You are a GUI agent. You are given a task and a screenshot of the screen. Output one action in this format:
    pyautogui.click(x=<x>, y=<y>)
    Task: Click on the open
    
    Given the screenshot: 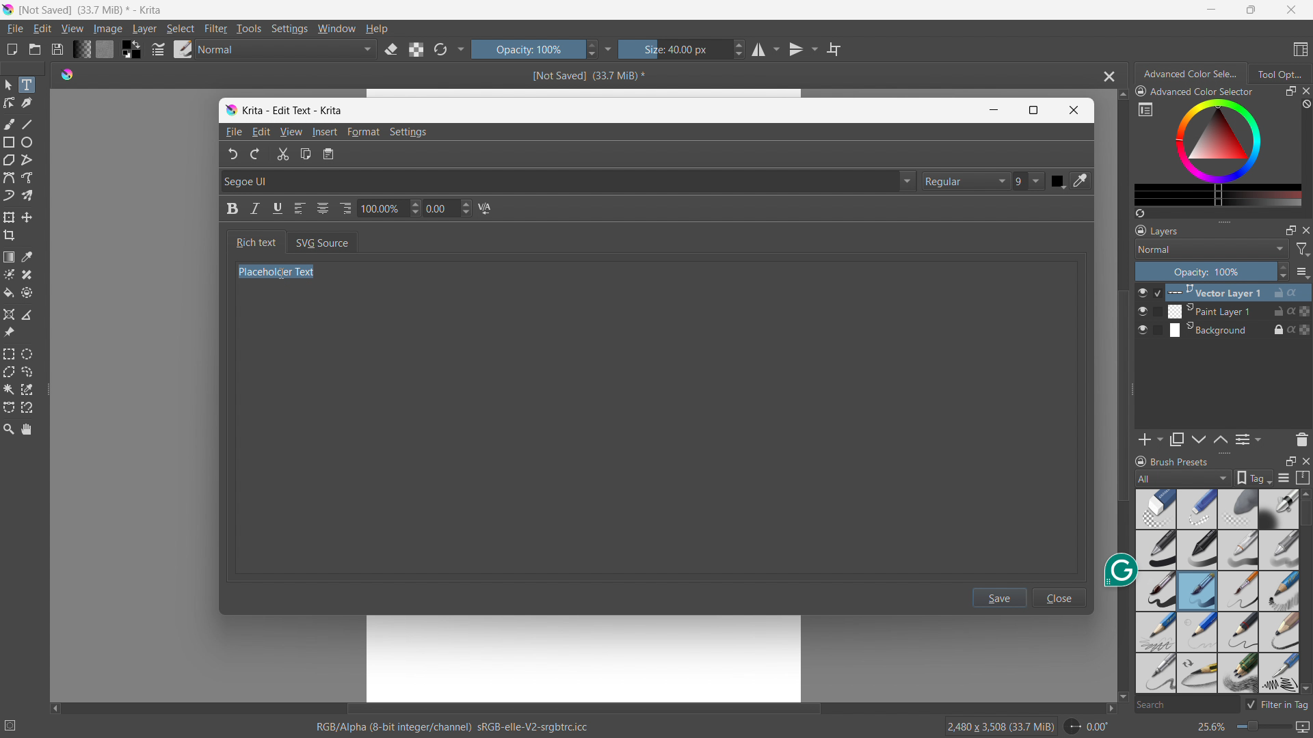 What is the action you would take?
    pyautogui.click(x=35, y=49)
    